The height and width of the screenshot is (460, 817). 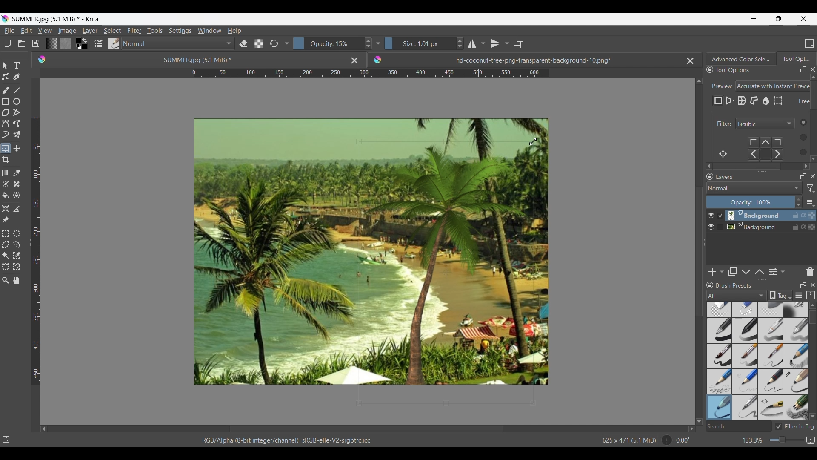 What do you see at coordinates (699, 416) in the screenshot?
I see `Down` at bounding box center [699, 416].